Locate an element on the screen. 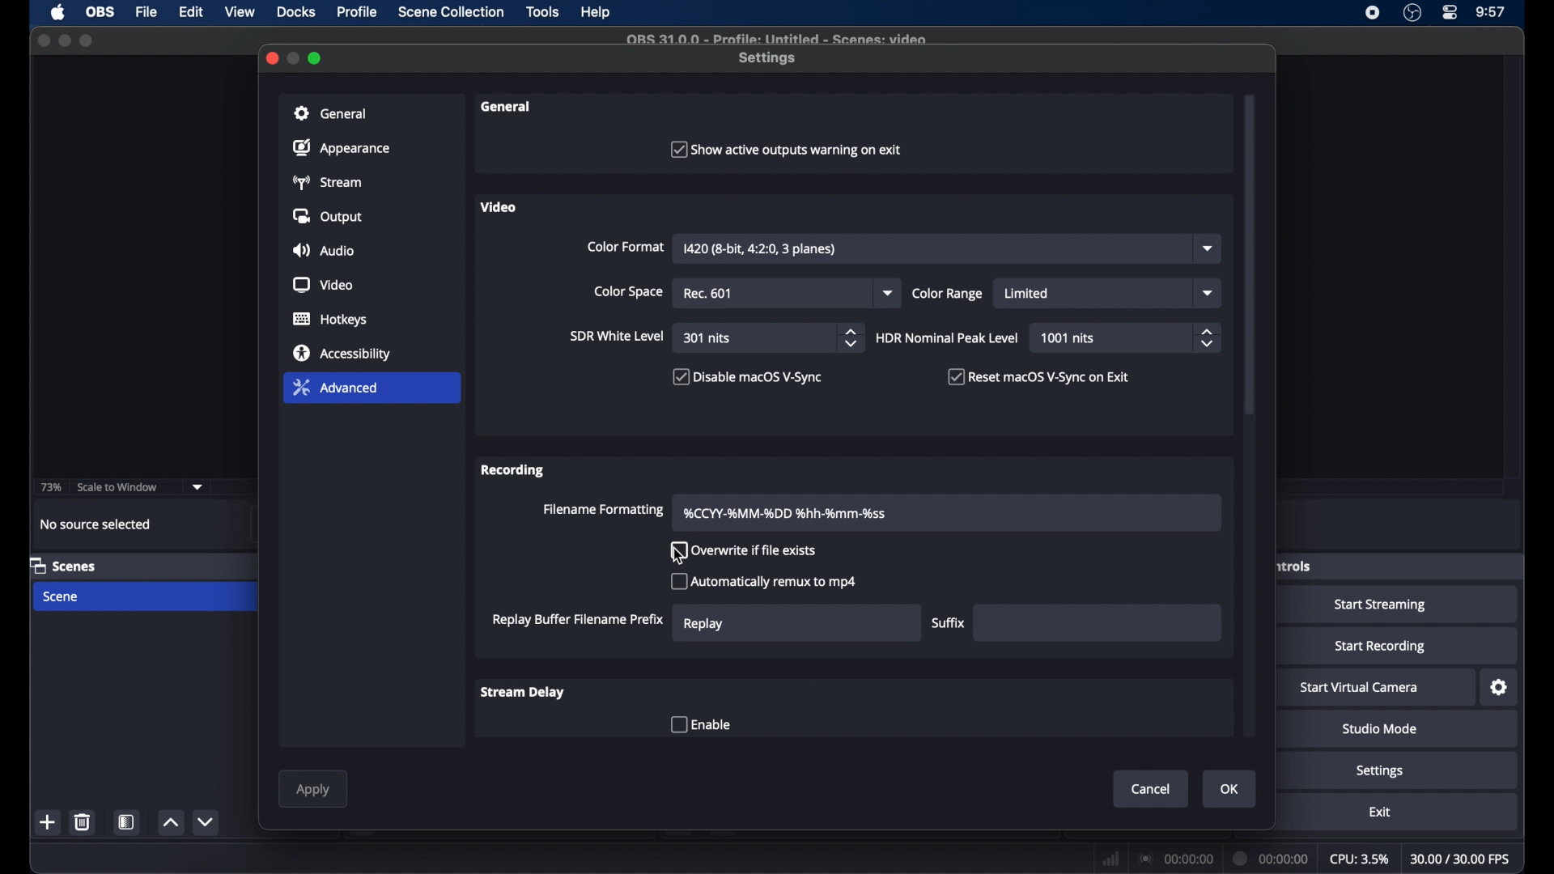 This screenshot has height=874, width=1554. settings is located at coordinates (768, 59).